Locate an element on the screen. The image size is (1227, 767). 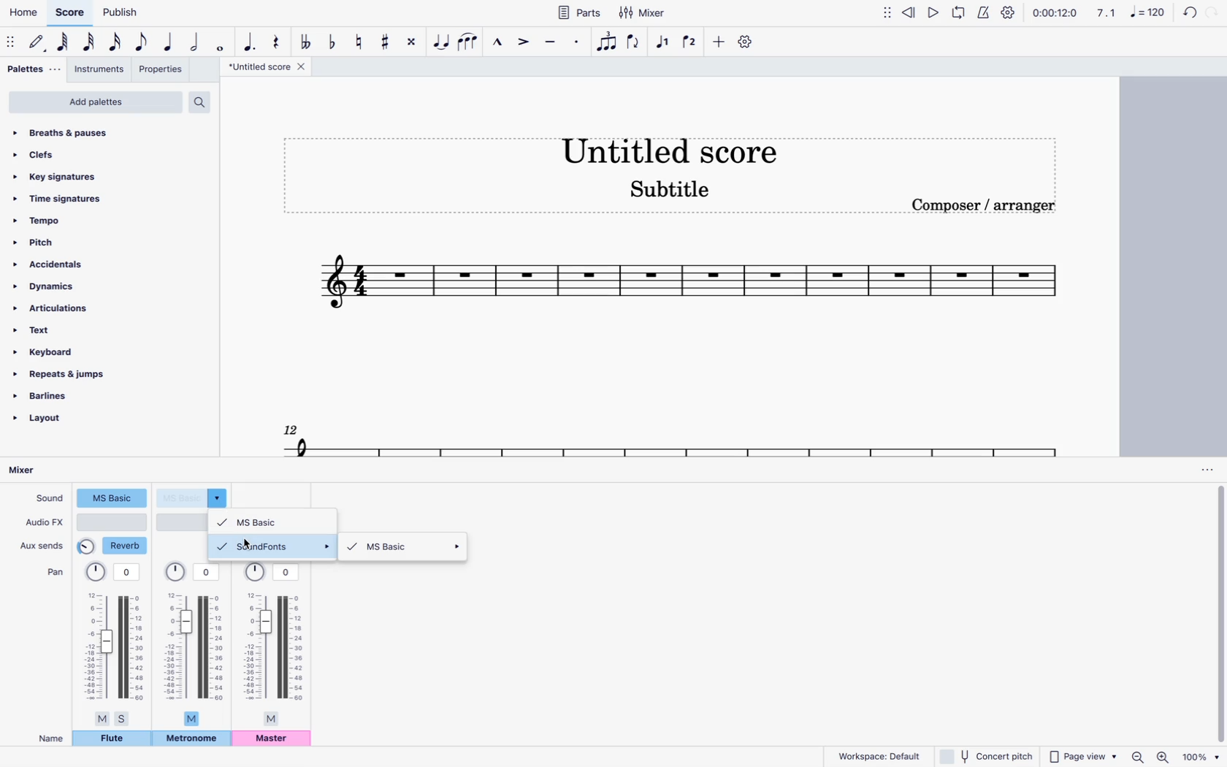
aux sends is located at coordinates (44, 545).